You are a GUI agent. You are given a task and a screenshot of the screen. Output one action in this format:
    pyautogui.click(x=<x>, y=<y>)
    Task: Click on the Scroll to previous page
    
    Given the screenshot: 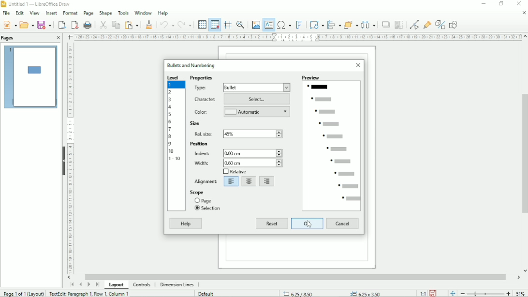 What is the action you would take?
    pyautogui.click(x=80, y=284)
    